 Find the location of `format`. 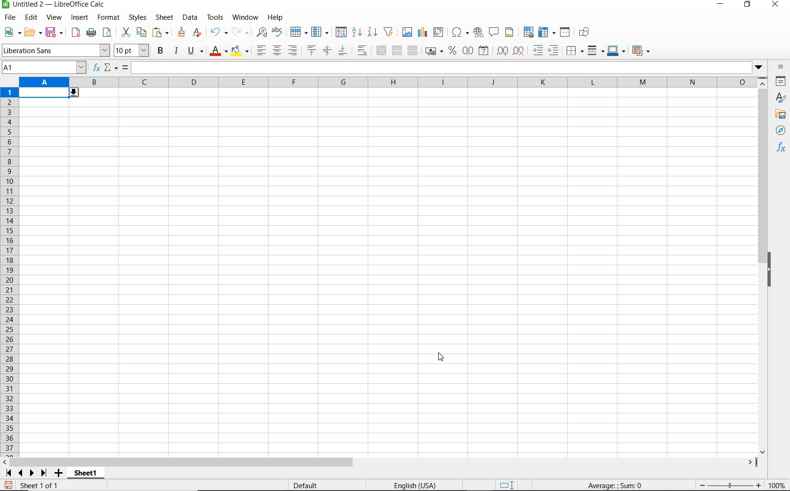

format is located at coordinates (107, 17).